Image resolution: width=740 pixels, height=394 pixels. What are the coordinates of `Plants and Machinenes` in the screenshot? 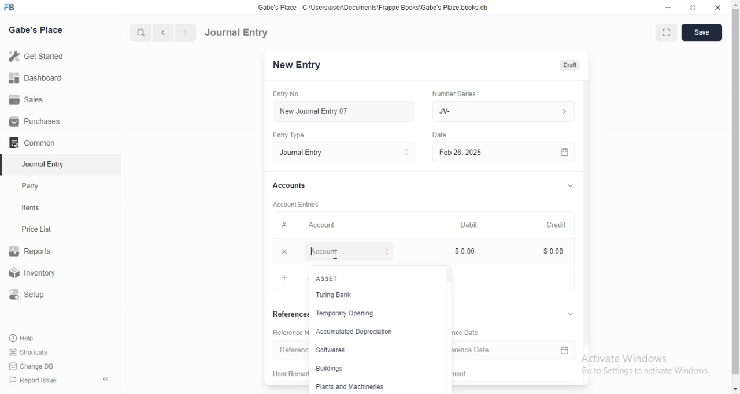 It's located at (350, 387).